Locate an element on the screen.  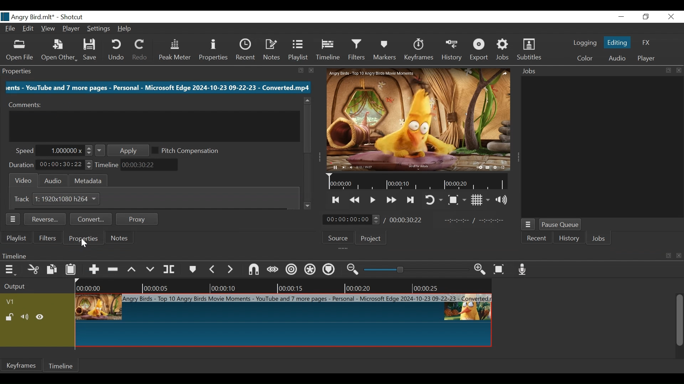
Clip on timeline is located at coordinates (283, 321).